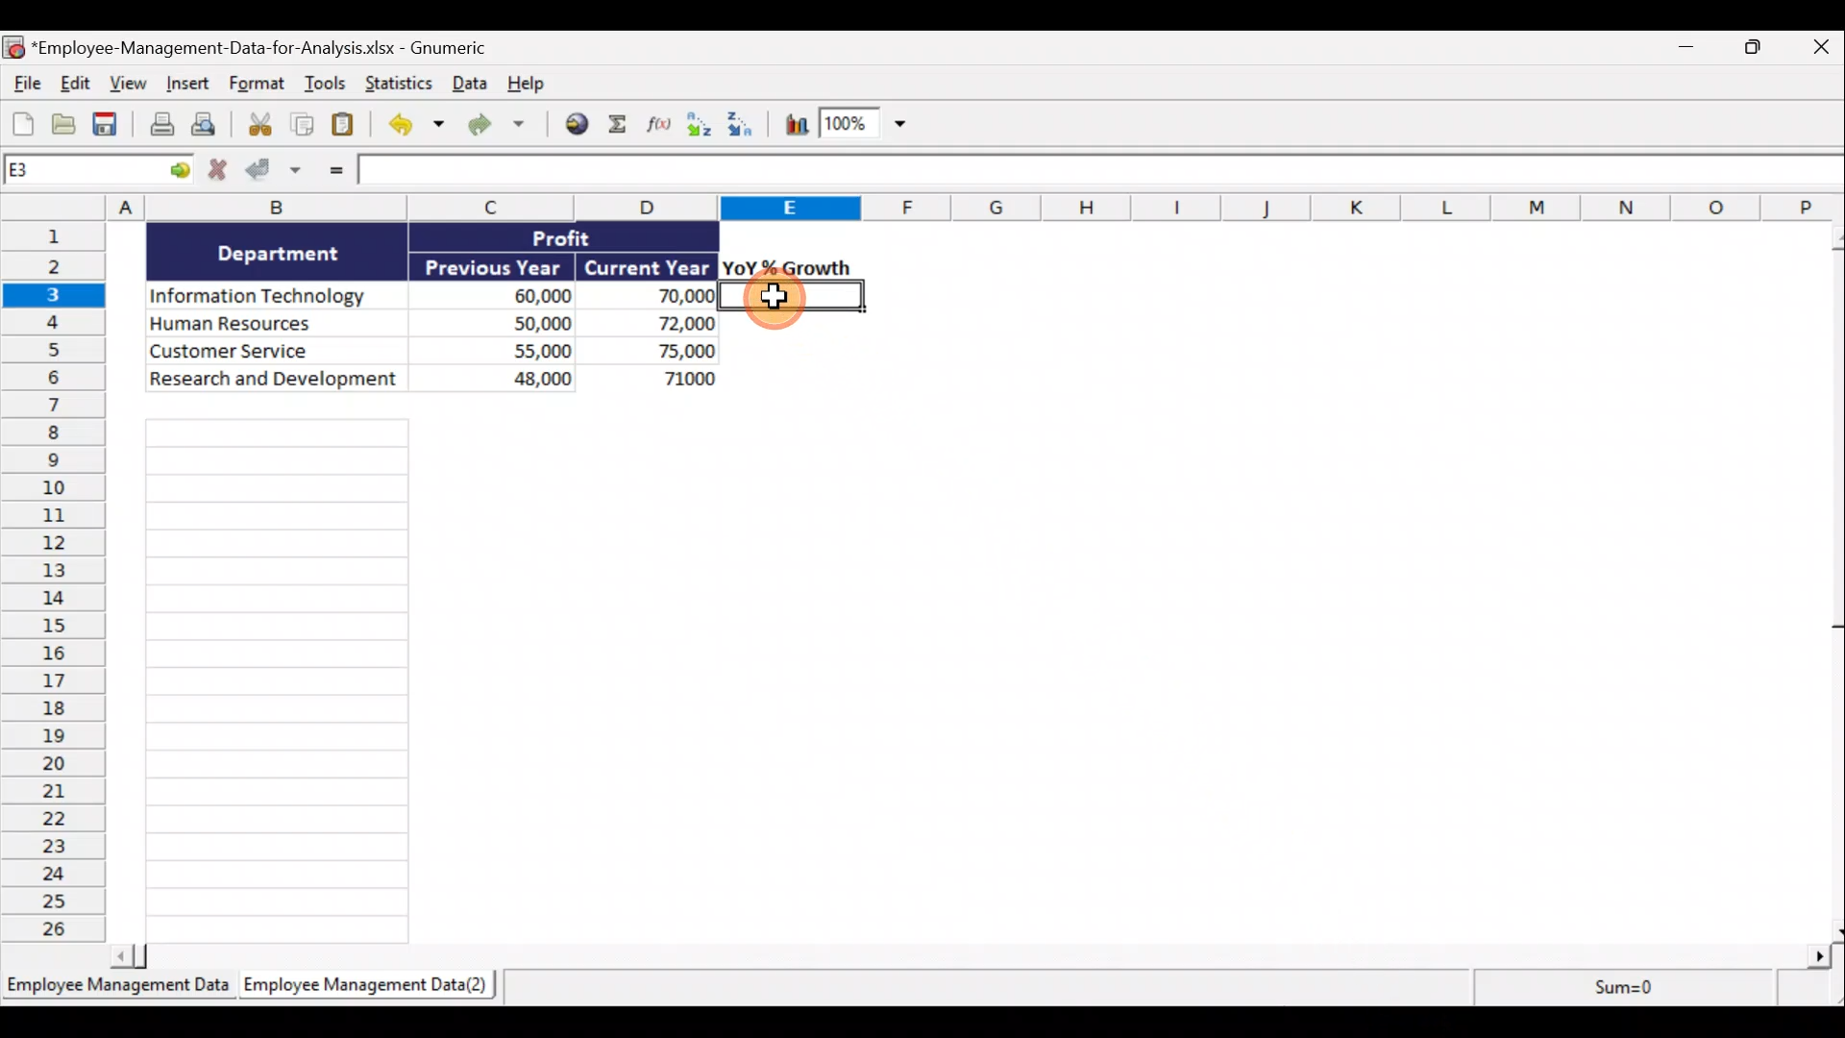 The image size is (1845, 1038). What do you see at coordinates (1657, 990) in the screenshot?
I see `Sum=0` at bounding box center [1657, 990].